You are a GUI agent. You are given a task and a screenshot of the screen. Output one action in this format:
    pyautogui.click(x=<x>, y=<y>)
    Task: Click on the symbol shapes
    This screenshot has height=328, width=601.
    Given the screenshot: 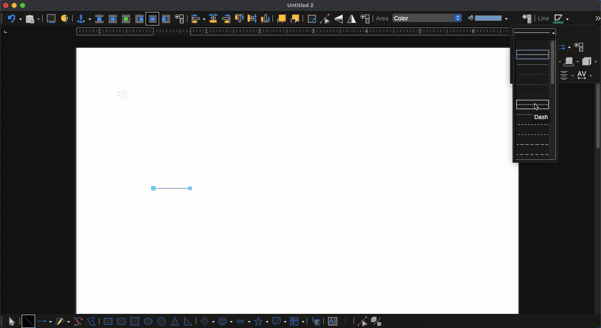 What is the action you would take?
    pyautogui.click(x=225, y=321)
    